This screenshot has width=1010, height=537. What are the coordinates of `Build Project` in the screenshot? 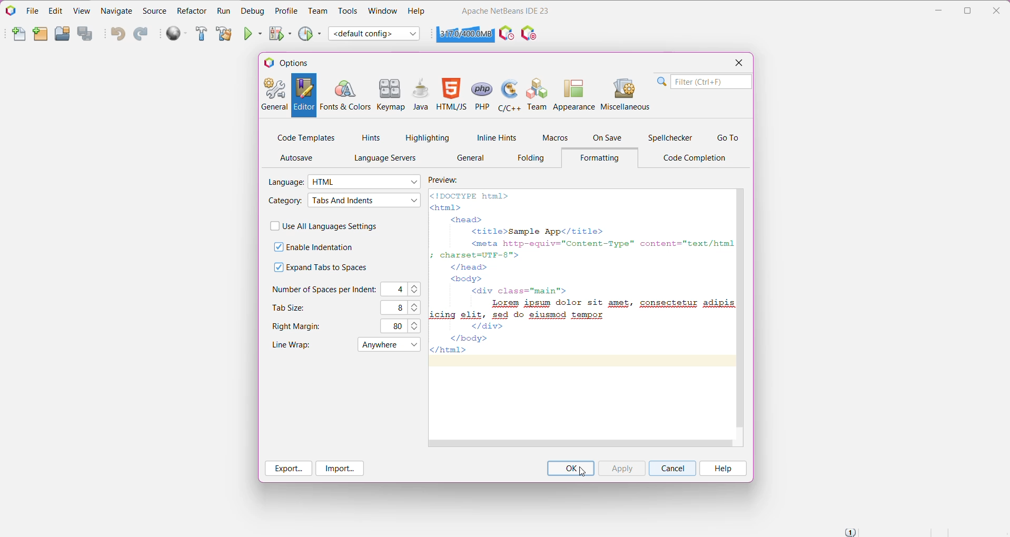 It's located at (202, 34).